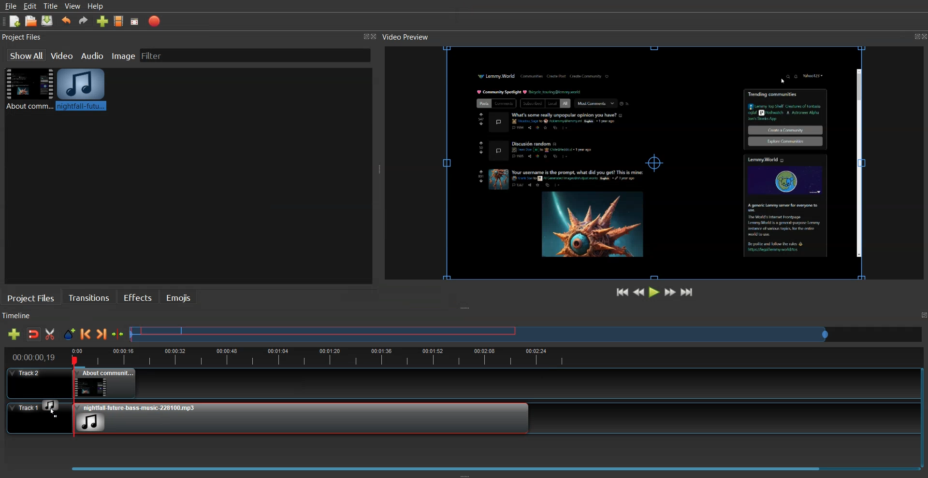 The image size is (928, 478). I want to click on Saved Project, so click(47, 21).